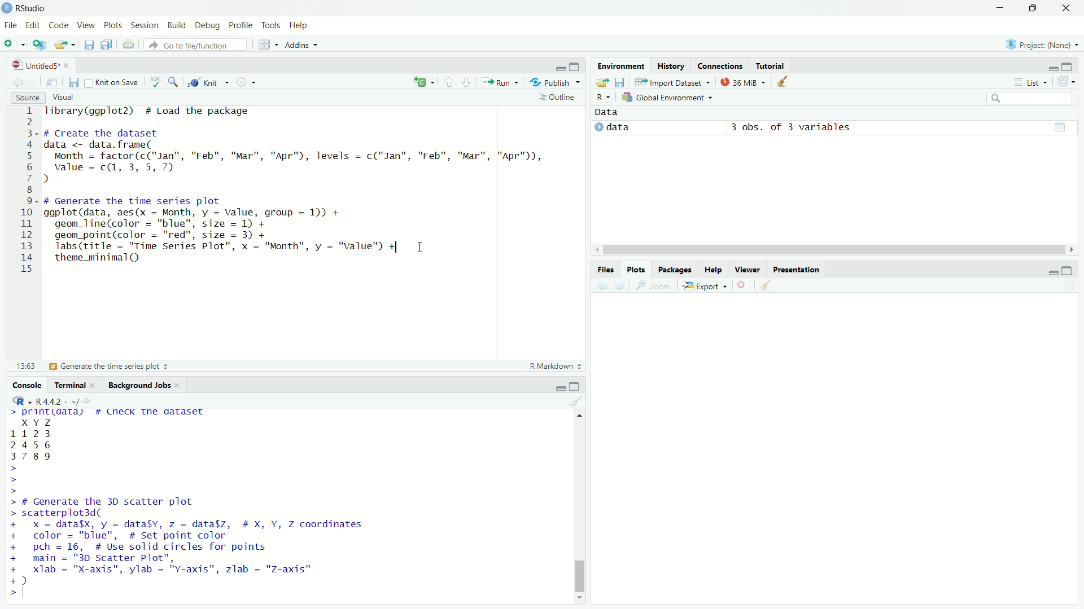 The height and width of the screenshot is (609, 1084). I want to click on build, so click(178, 25).